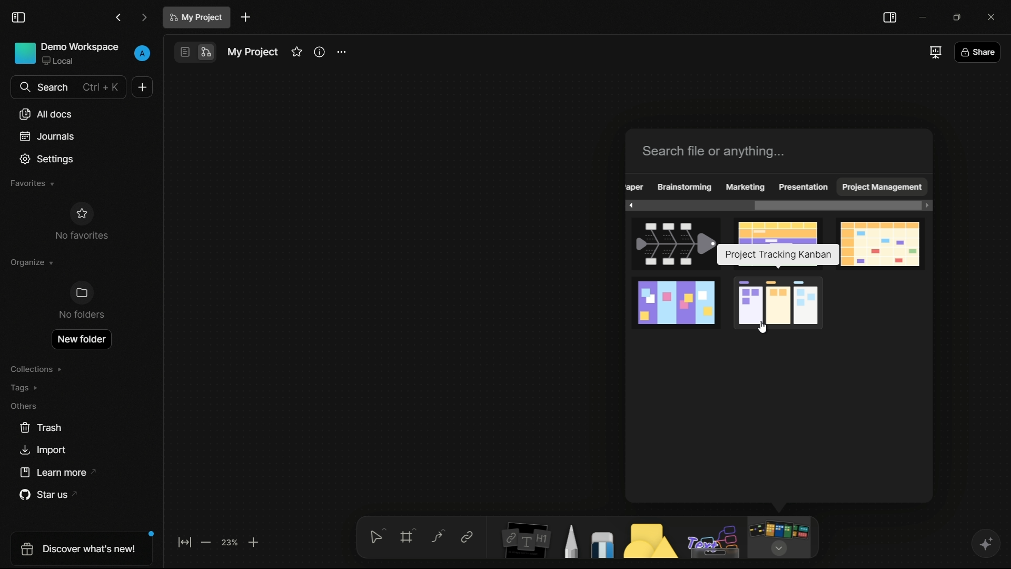 The image size is (1011, 569). Describe the element at coordinates (81, 300) in the screenshot. I see `no folders` at that location.